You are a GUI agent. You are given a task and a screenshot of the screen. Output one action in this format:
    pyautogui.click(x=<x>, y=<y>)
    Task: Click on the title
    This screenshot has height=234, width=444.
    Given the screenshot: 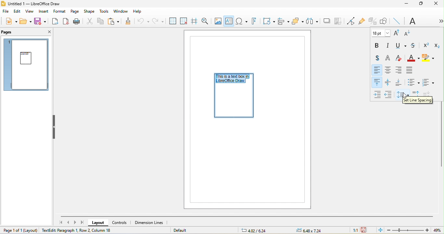 What is the action you would take?
    pyautogui.click(x=35, y=4)
    